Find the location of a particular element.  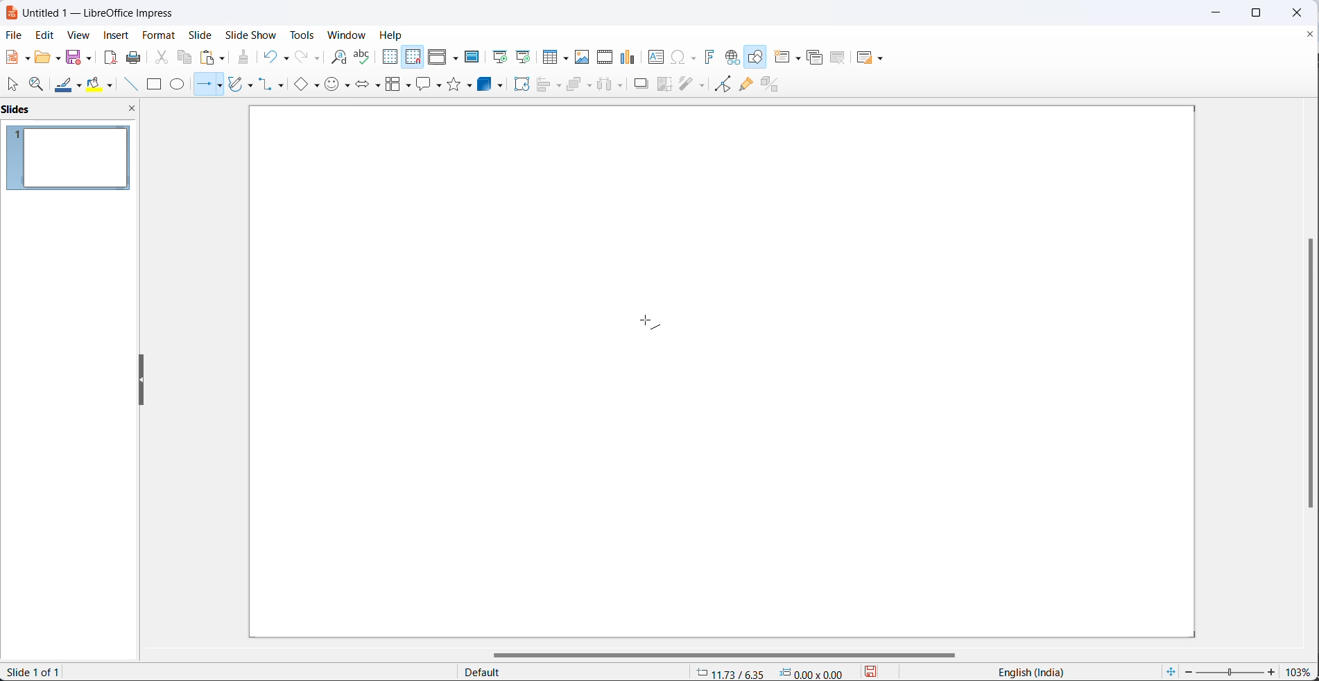

toggle end point edit mode is located at coordinates (719, 84).